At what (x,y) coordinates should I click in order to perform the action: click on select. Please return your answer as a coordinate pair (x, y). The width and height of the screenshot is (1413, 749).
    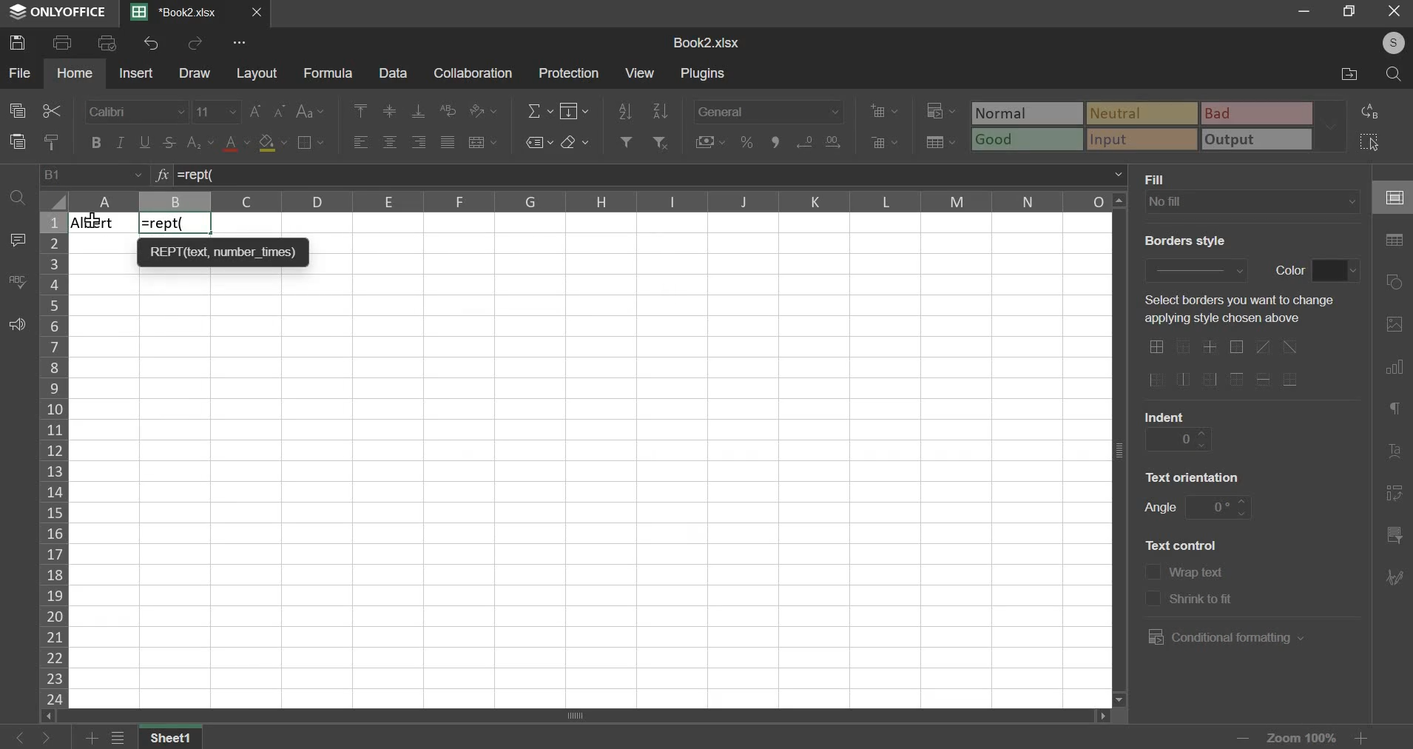
    Looking at the image, I should click on (1368, 142).